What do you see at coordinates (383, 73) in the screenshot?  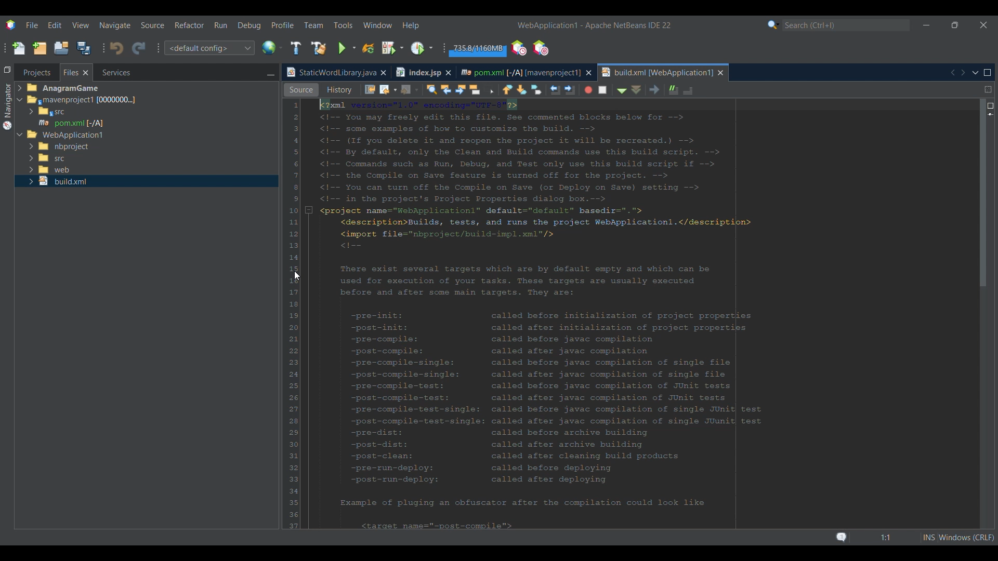 I see `Close tab` at bounding box center [383, 73].